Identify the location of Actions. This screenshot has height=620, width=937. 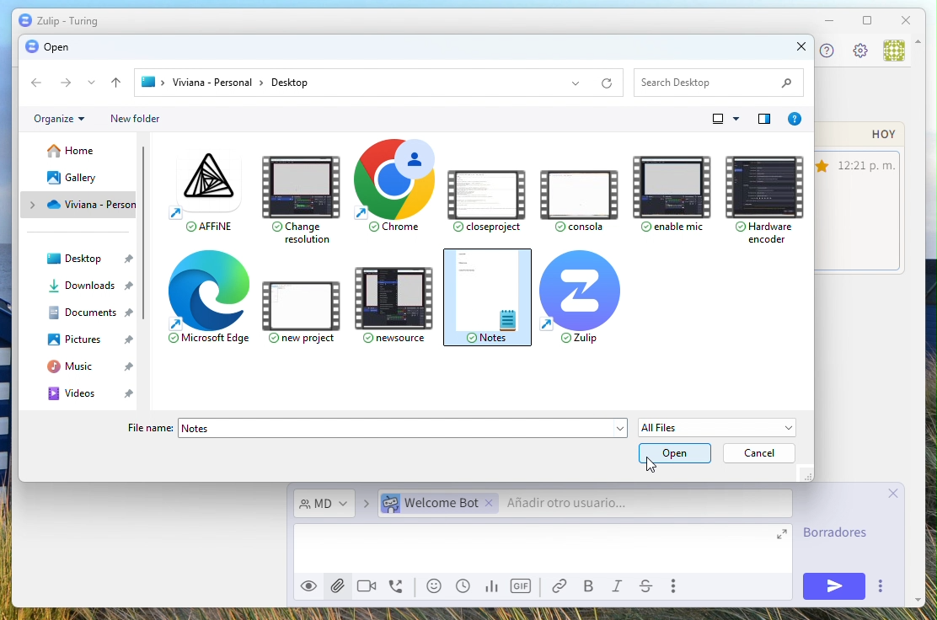
(75, 84).